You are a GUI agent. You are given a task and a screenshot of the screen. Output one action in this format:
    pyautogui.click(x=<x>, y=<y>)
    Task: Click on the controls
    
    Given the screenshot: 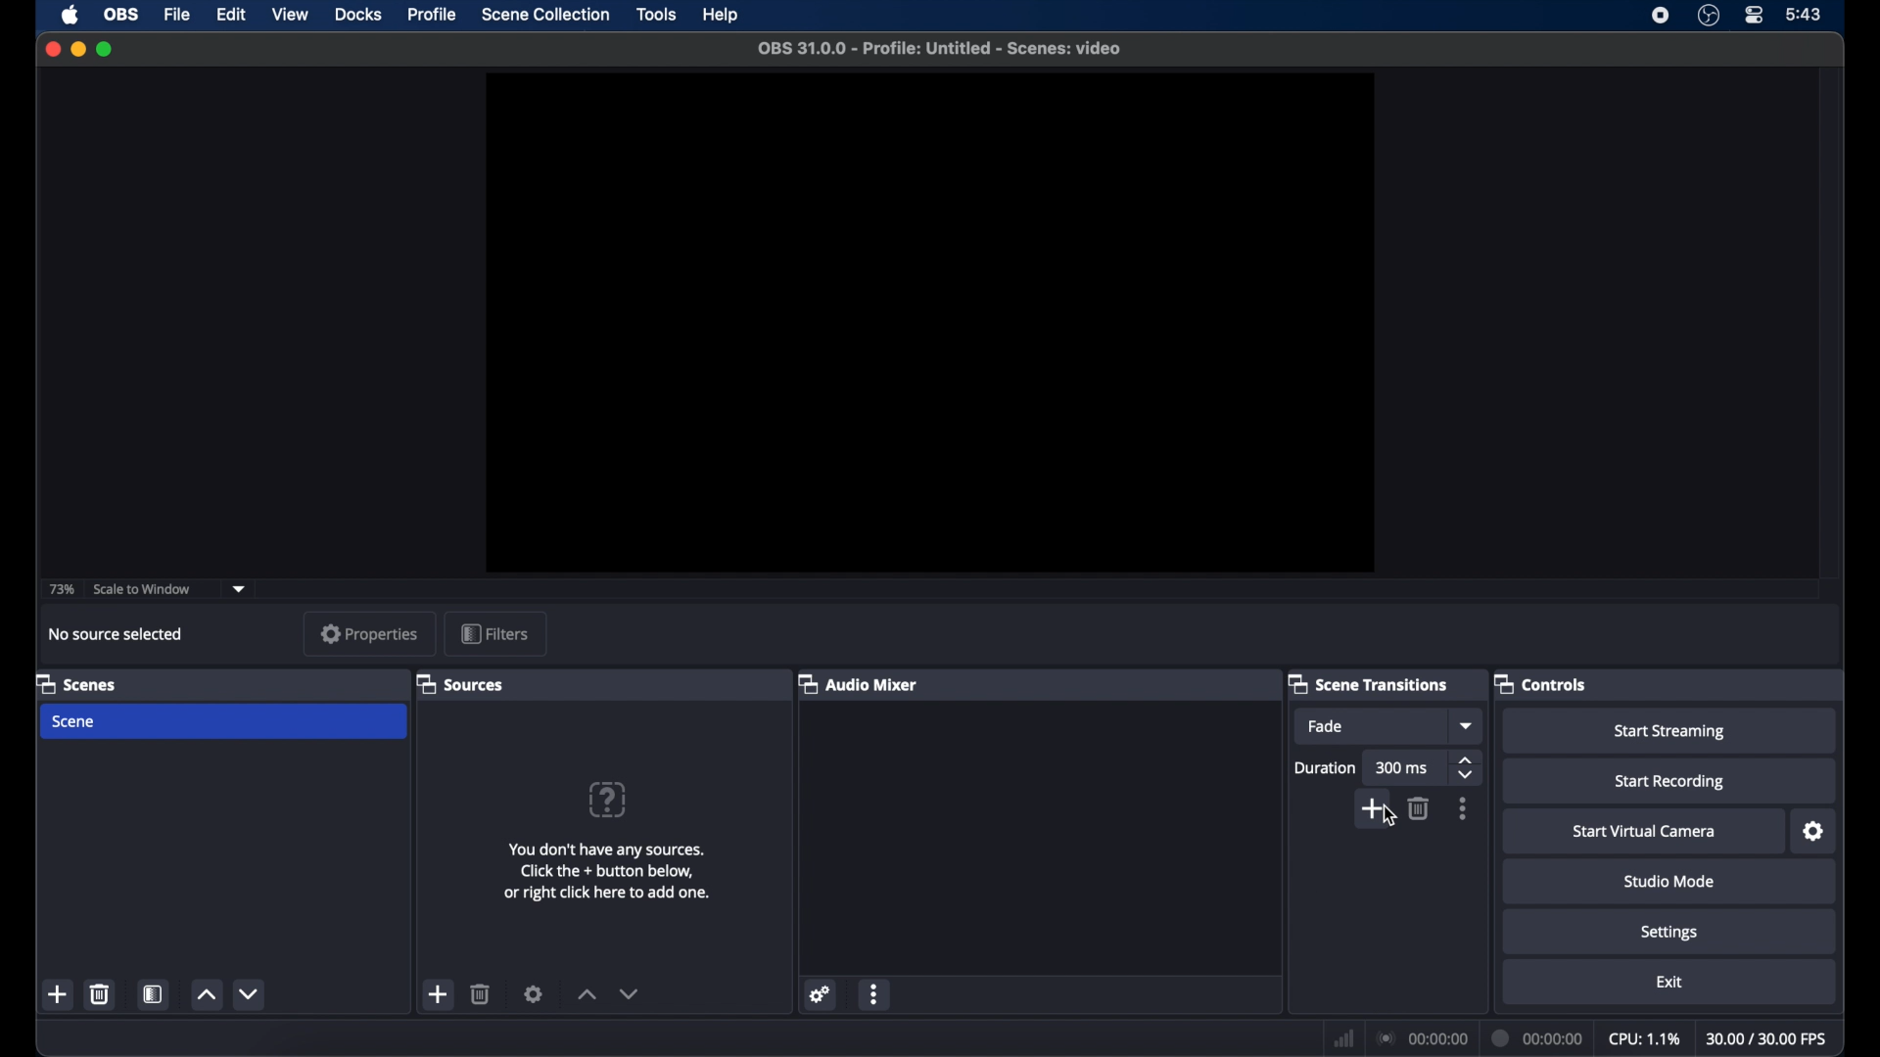 What is the action you would take?
    pyautogui.click(x=1541, y=683)
    